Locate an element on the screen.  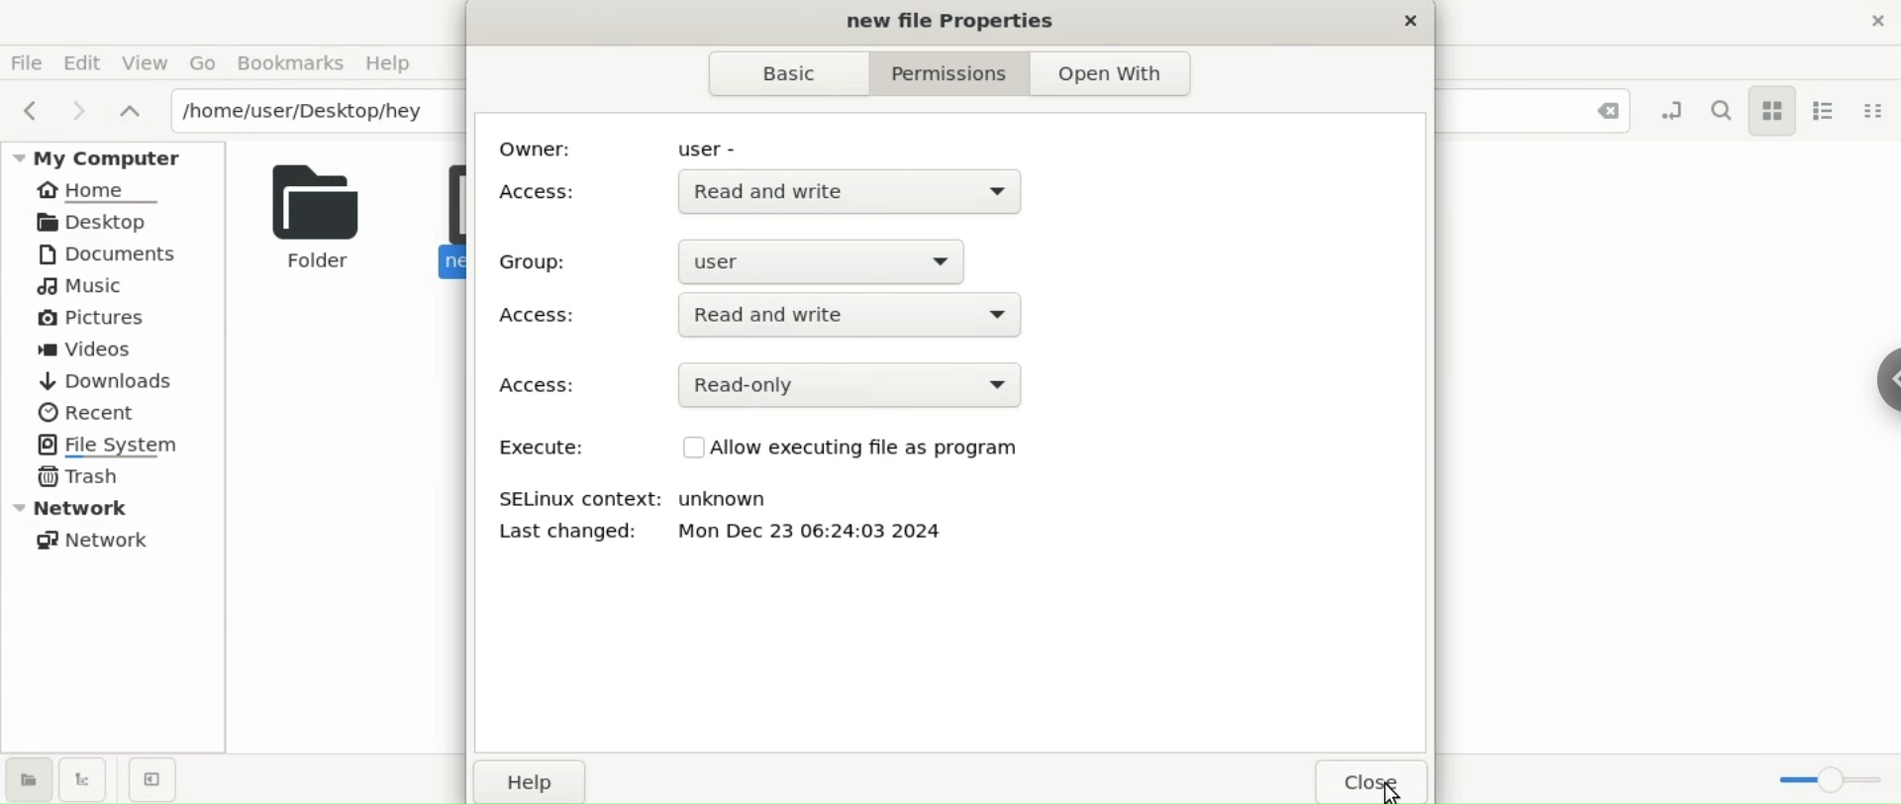
show treeview is located at coordinates (83, 778).